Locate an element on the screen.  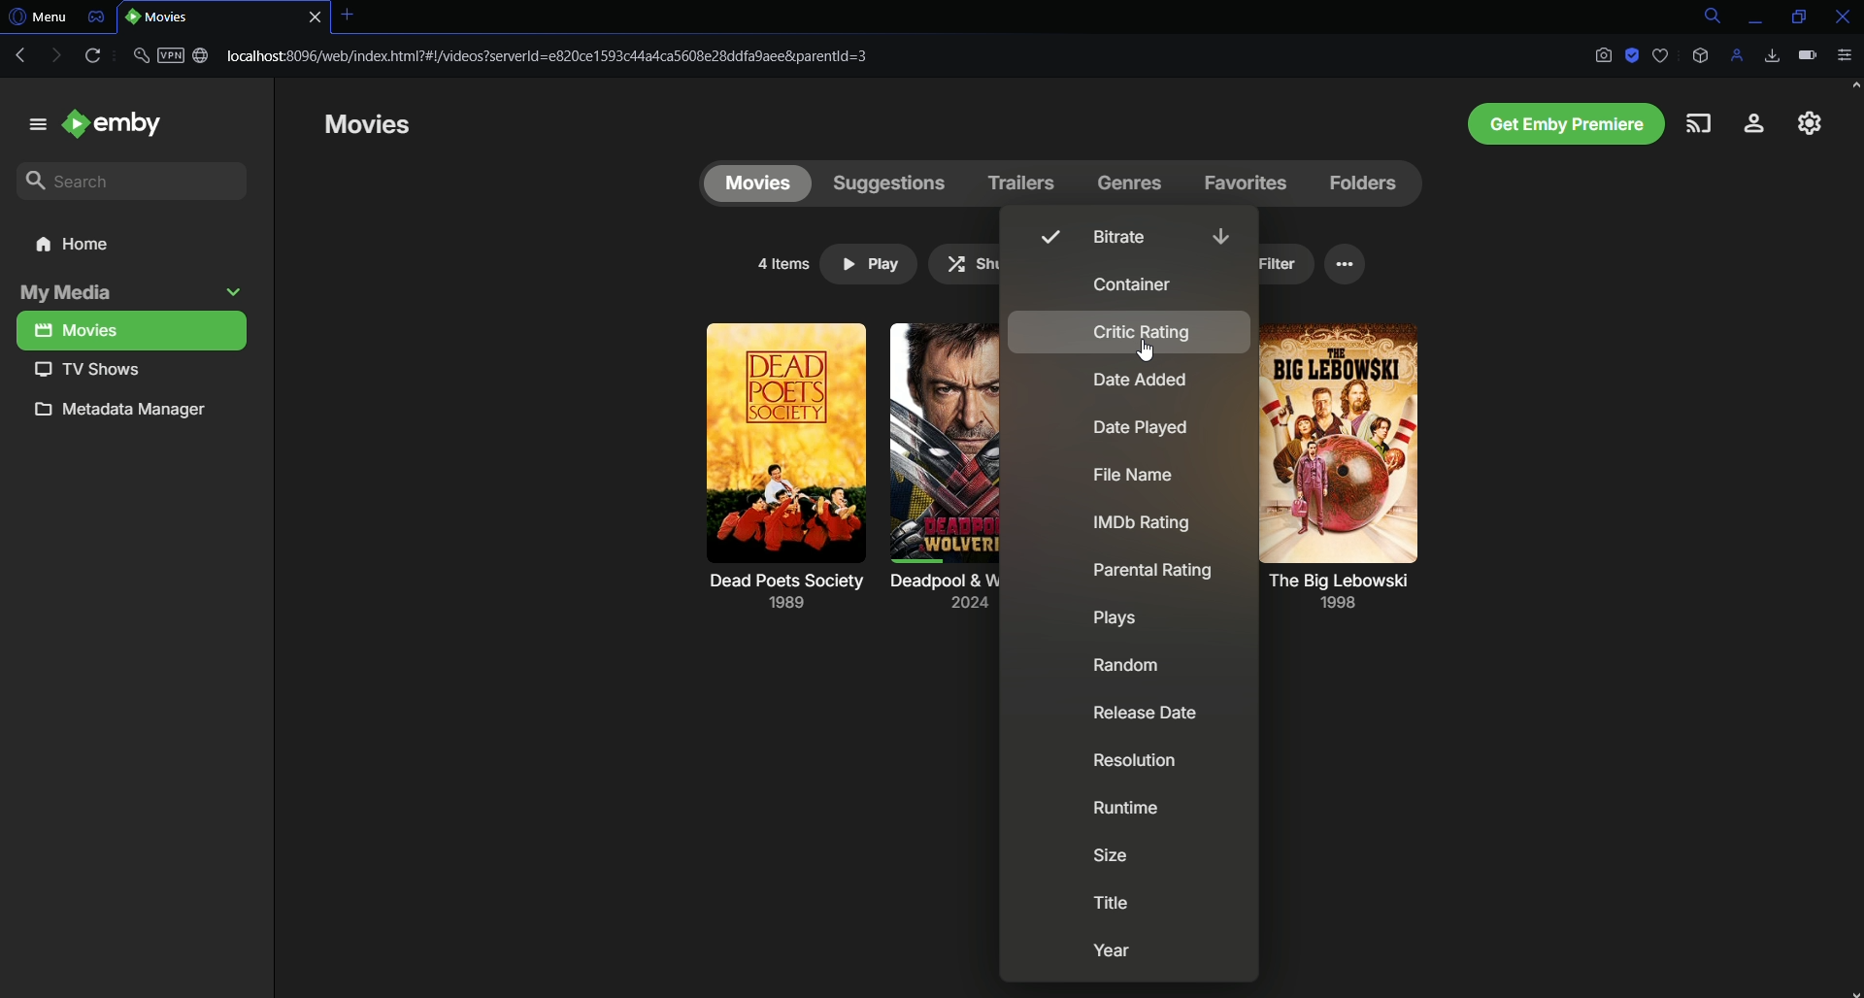
Profile is located at coordinates (1738, 56).